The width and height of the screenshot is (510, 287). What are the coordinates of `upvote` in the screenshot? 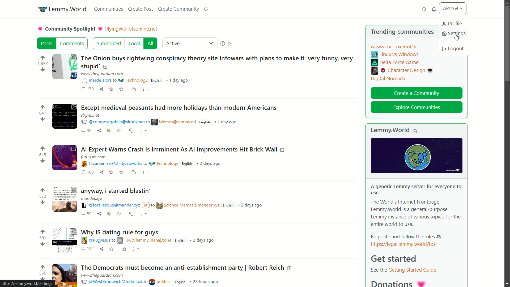 It's located at (44, 149).